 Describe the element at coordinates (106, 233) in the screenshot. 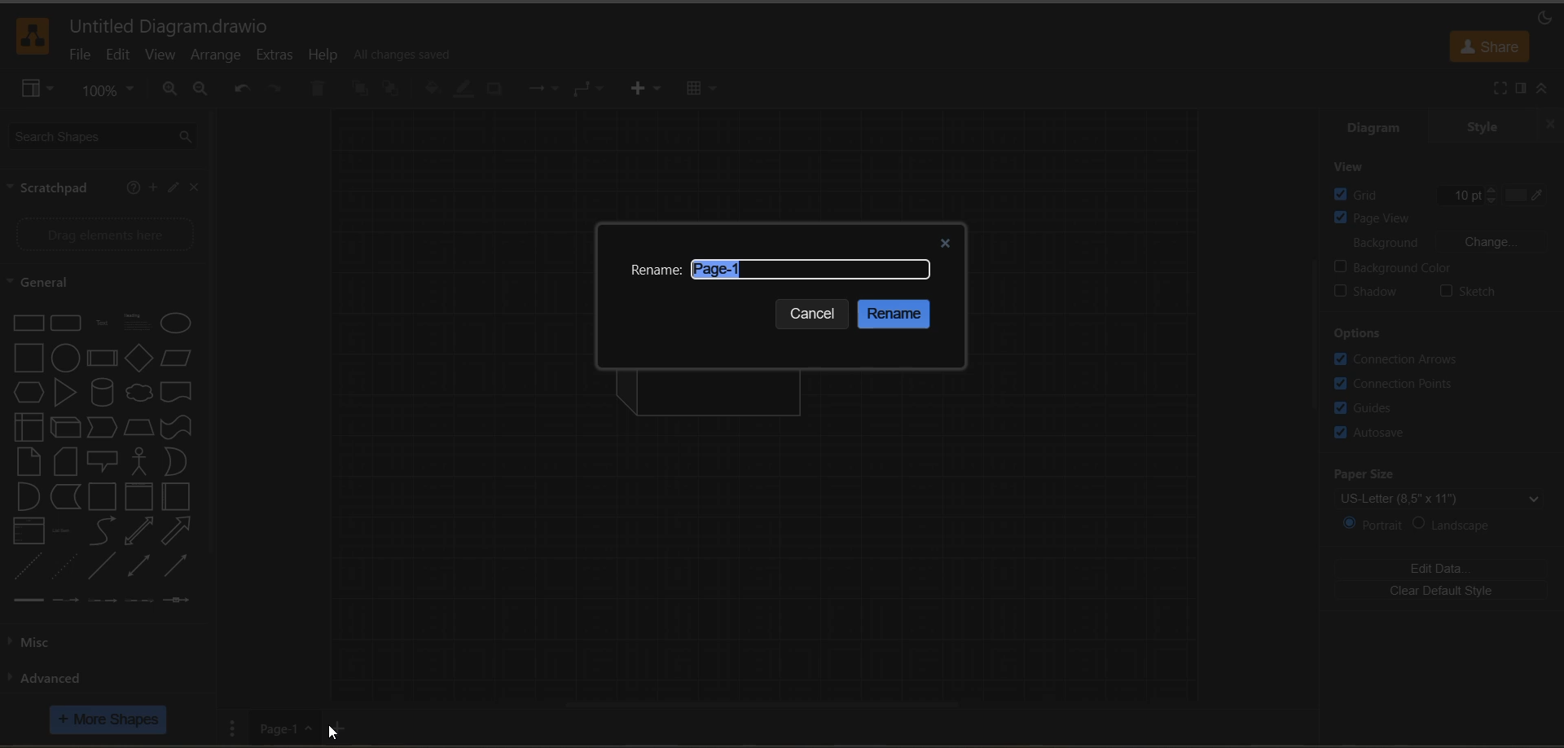

I see `Drag elements here` at that location.